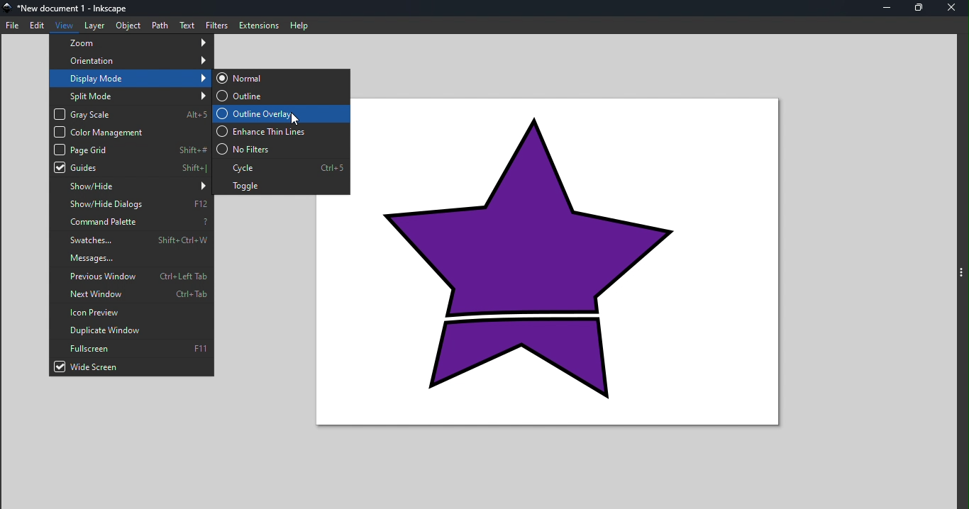 This screenshot has height=509, width=969. What do you see at coordinates (131, 42) in the screenshot?
I see `Zoom` at bounding box center [131, 42].